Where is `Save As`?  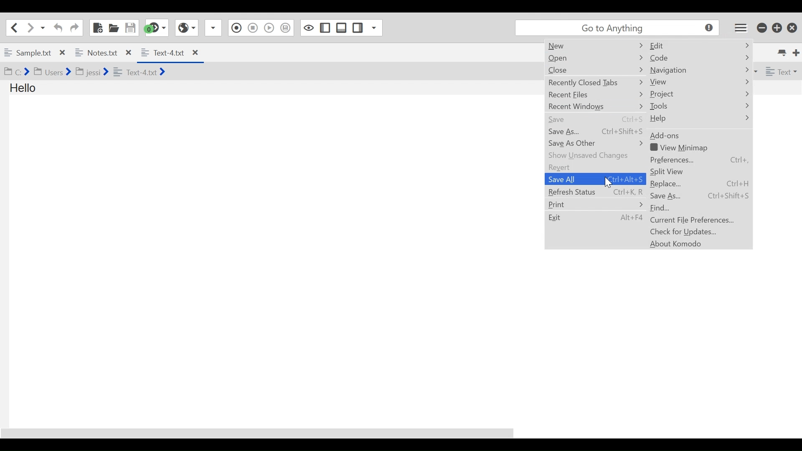
Save As is located at coordinates (700, 195).